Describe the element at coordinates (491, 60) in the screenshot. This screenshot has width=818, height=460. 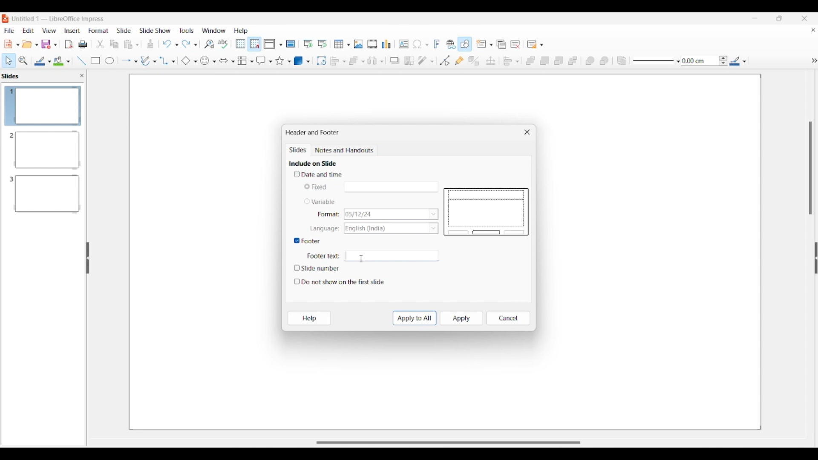
I see `Position and size` at that location.